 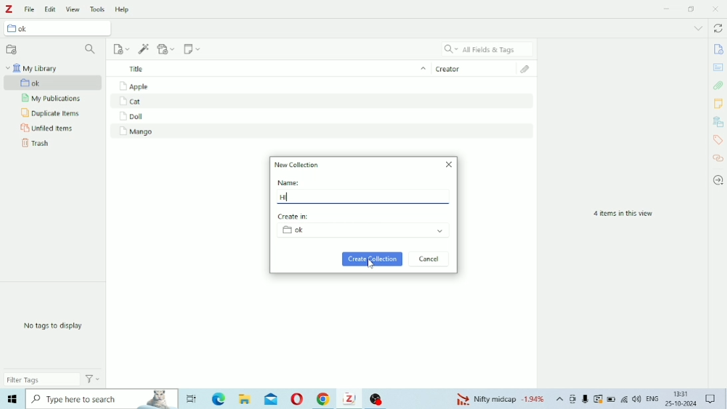 What do you see at coordinates (295, 216) in the screenshot?
I see `Create in:` at bounding box center [295, 216].